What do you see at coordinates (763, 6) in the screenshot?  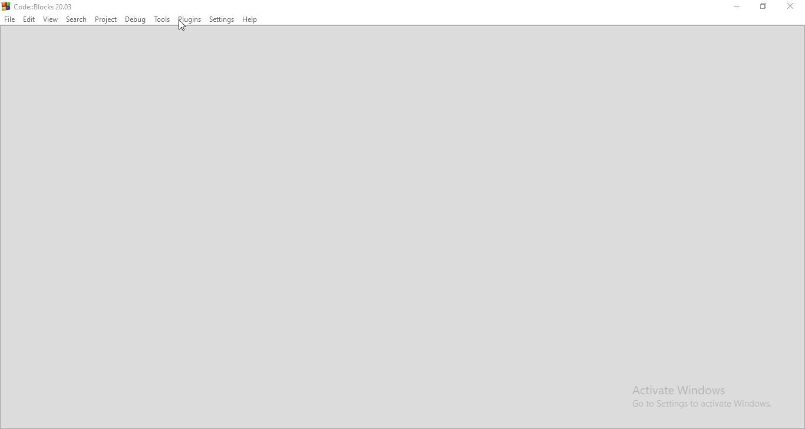 I see `maximize` at bounding box center [763, 6].